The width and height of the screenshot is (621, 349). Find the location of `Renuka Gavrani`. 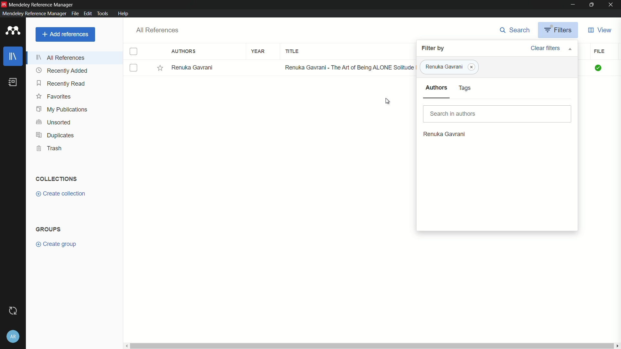

Renuka Gavrani is located at coordinates (443, 67).